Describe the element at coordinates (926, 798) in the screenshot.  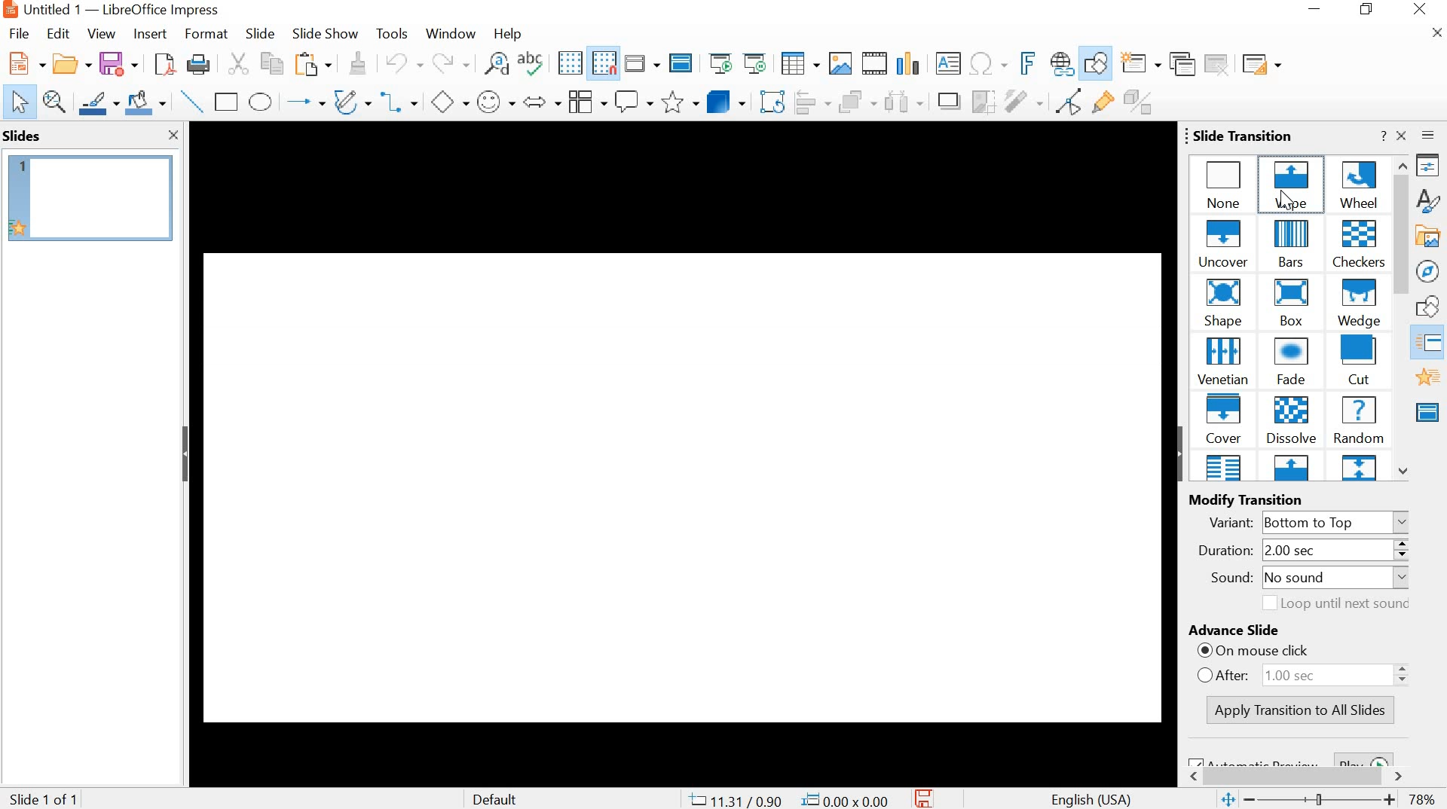
I see `SAVE DOC` at that location.